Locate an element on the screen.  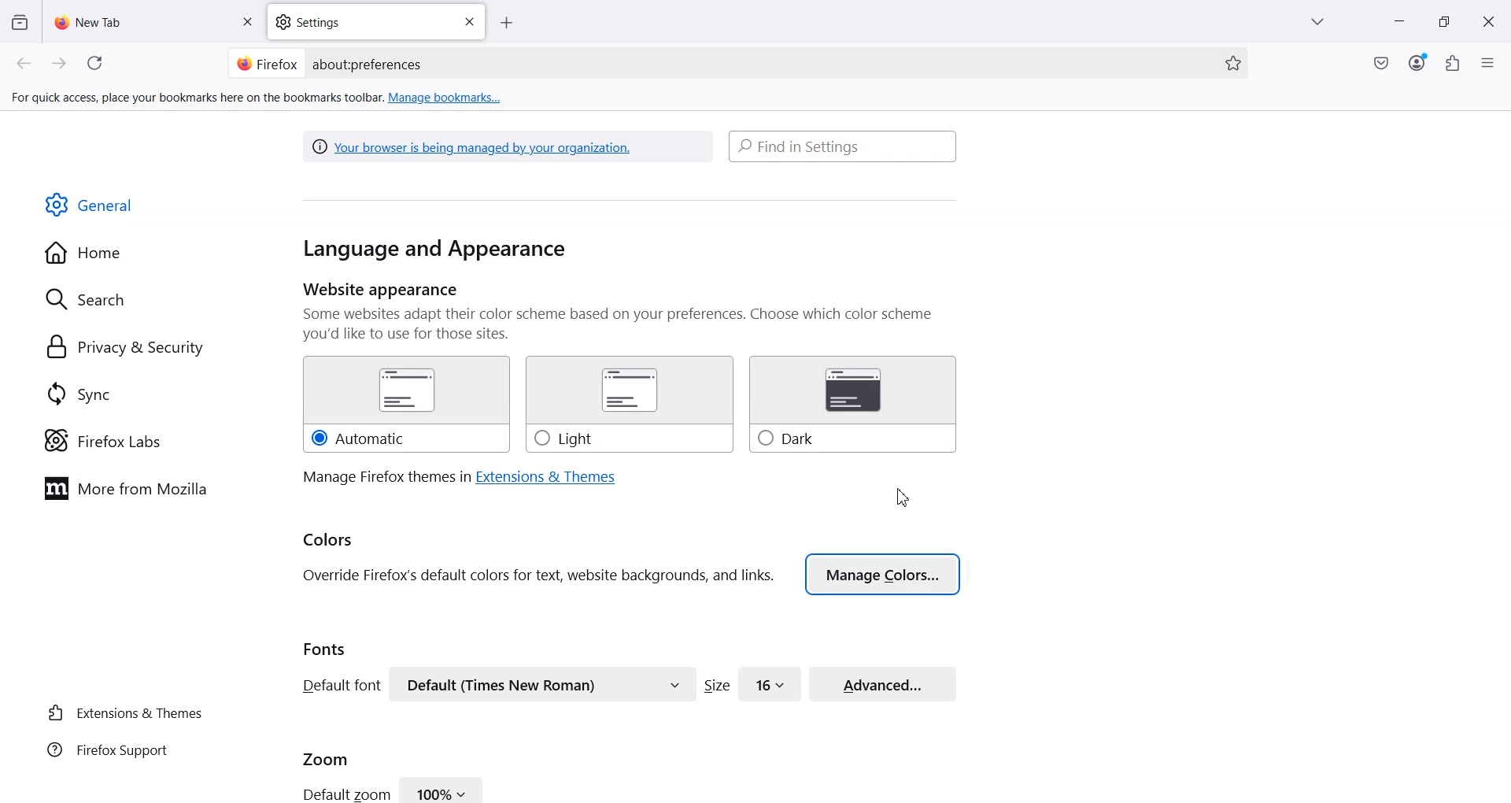
@ Automatic is located at coordinates (405, 405).